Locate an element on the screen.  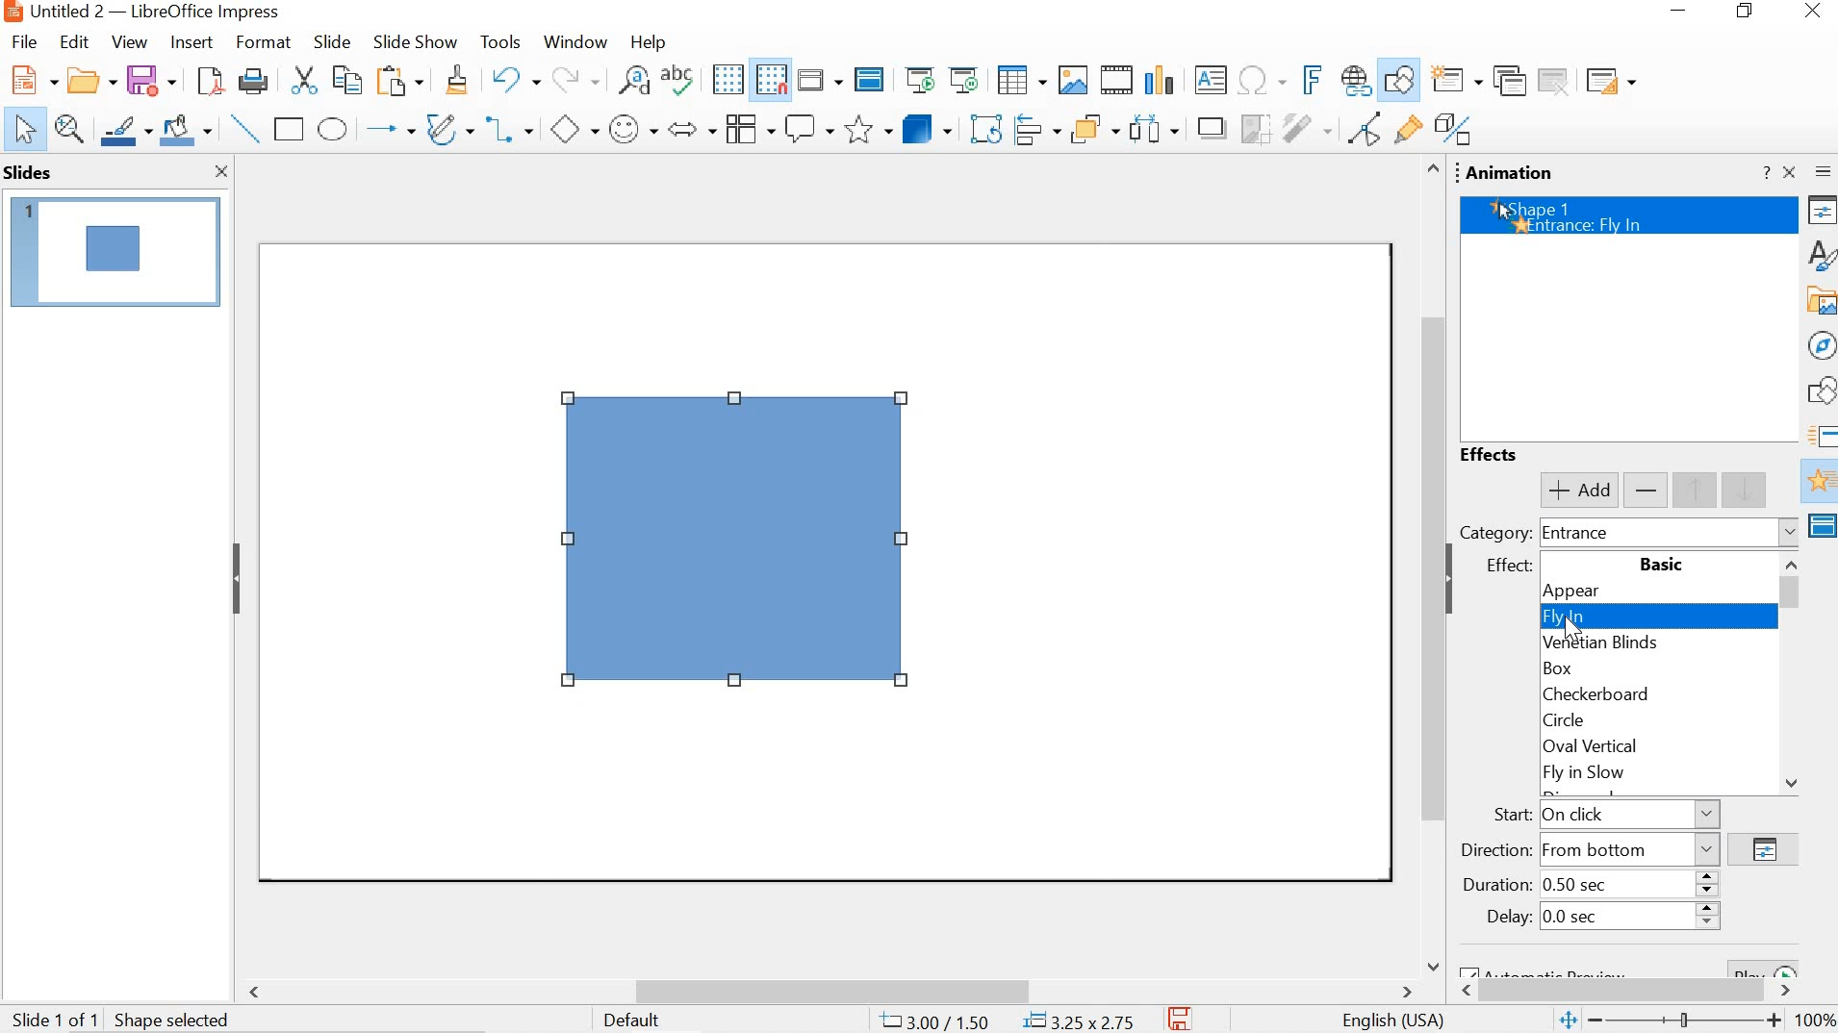
3.00/1.50 is located at coordinates (936, 1019).